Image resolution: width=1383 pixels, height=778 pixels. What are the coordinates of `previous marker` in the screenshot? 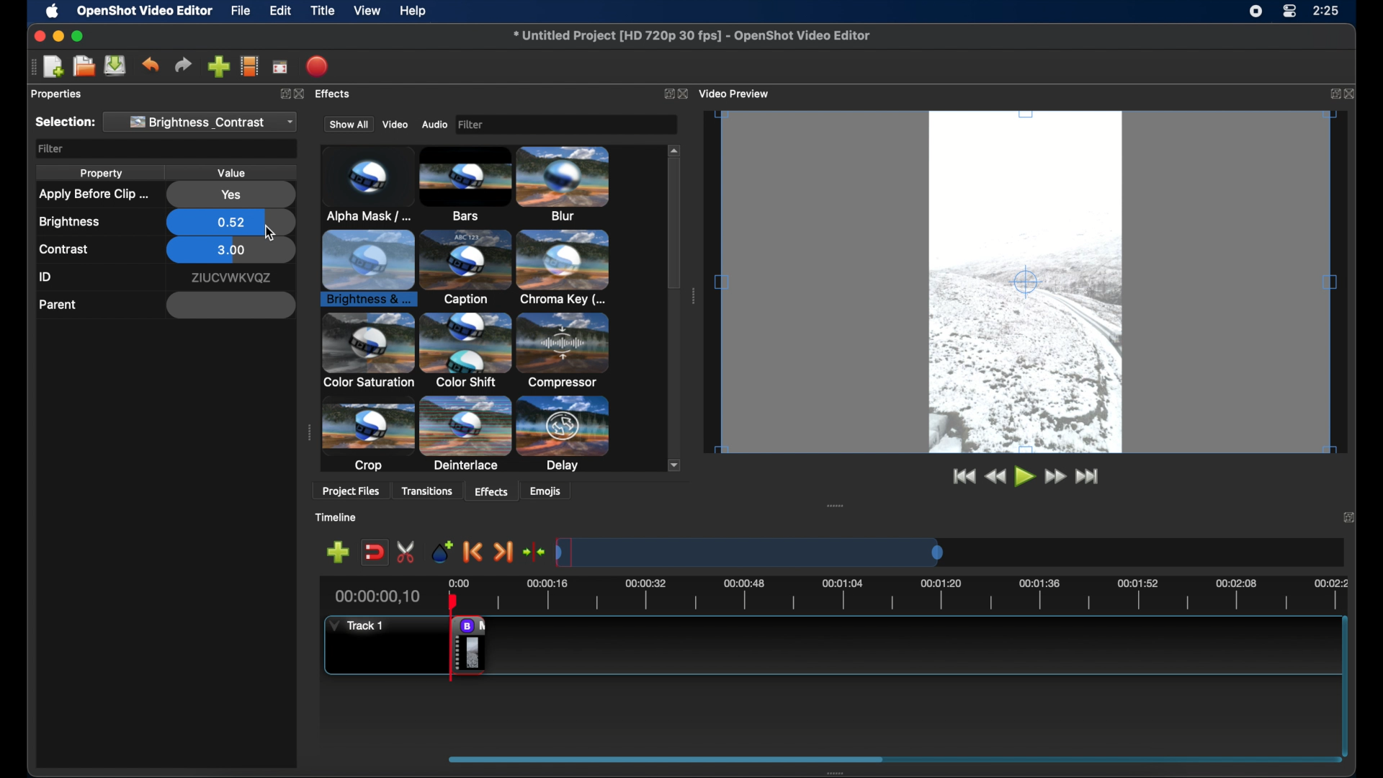 It's located at (471, 551).